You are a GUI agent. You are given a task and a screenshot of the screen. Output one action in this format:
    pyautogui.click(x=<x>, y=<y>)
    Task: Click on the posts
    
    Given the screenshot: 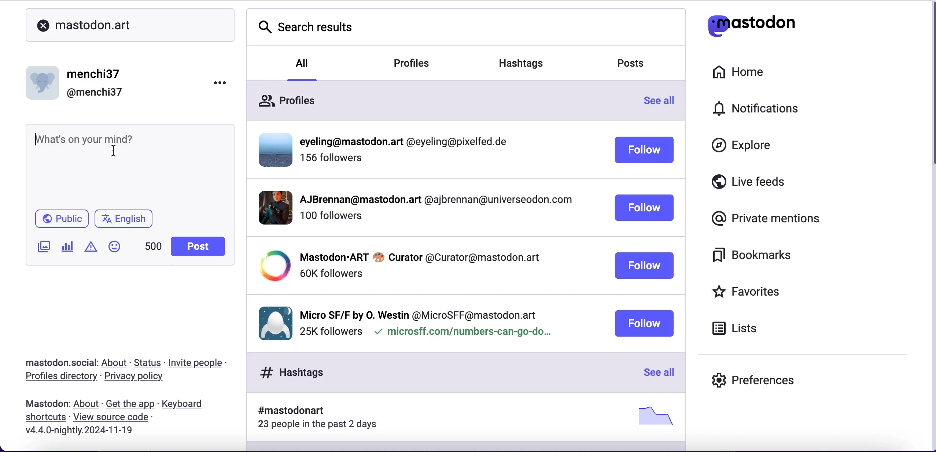 What is the action you would take?
    pyautogui.click(x=628, y=64)
    